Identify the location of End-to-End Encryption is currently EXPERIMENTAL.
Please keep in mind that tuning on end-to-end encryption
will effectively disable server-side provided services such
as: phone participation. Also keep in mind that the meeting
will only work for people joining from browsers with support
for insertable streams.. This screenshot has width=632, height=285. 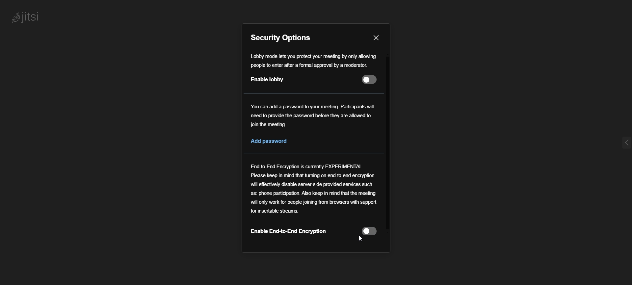
(314, 188).